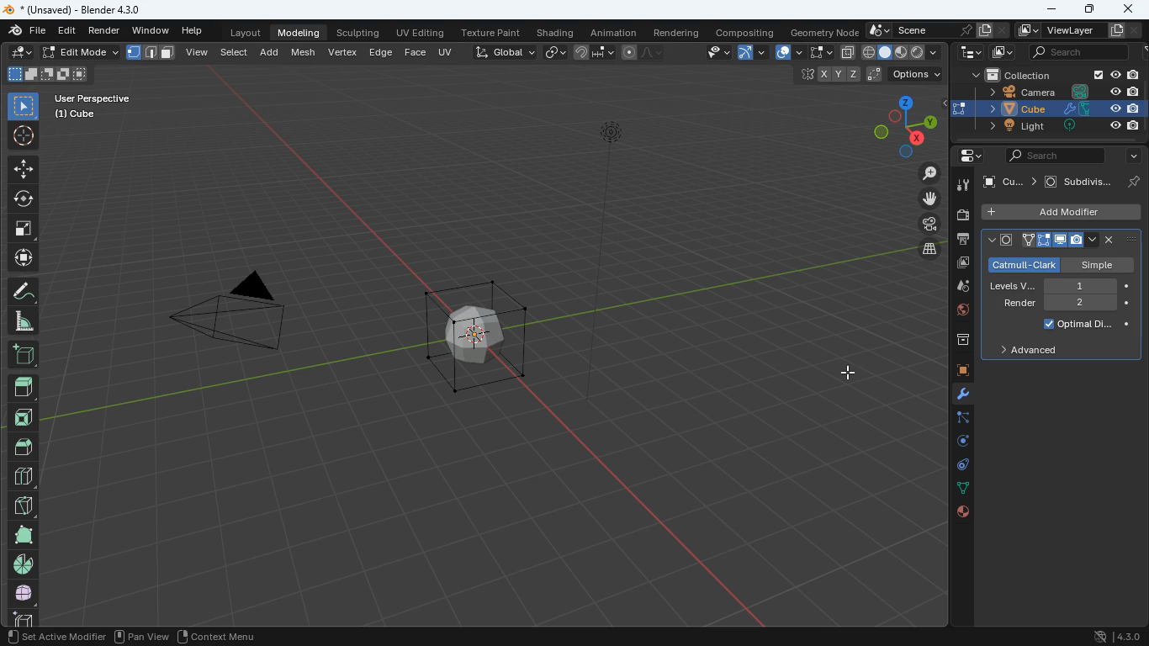  What do you see at coordinates (1083, 326) in the screenshot?
I see `optimal` at bounding box center [1083, 326].